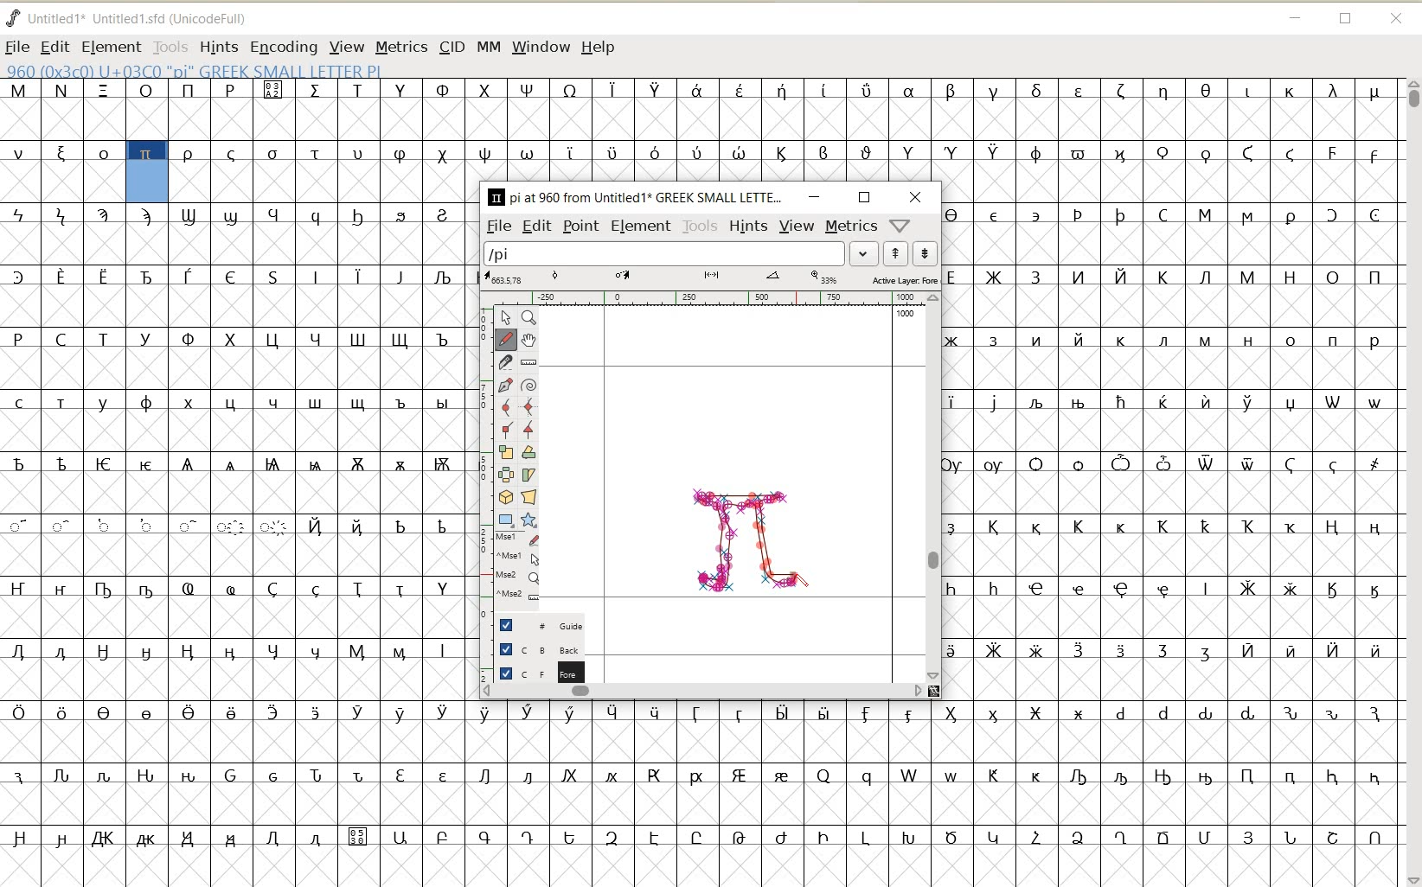 Image resolution: width=1422 pixels, height=887 pixels. I want to click on flip the selection, so click(503, 474).